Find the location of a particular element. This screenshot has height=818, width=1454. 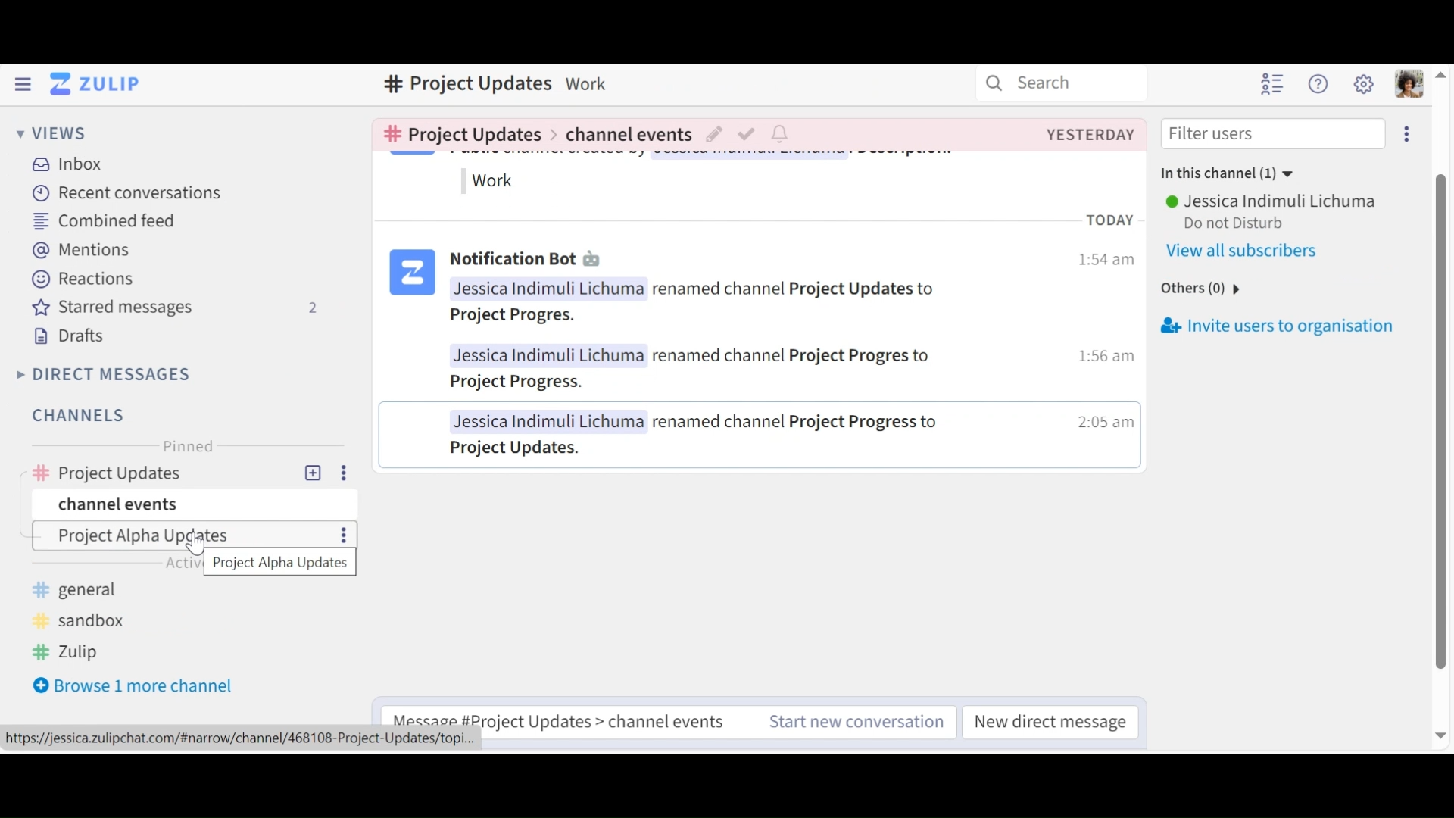

pop up is located at coordinates (282, 564).